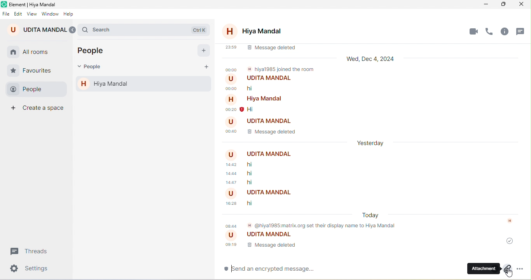 The height and width of the screenshot is (280, 531). I want to click on User profile, so click(232, 194).